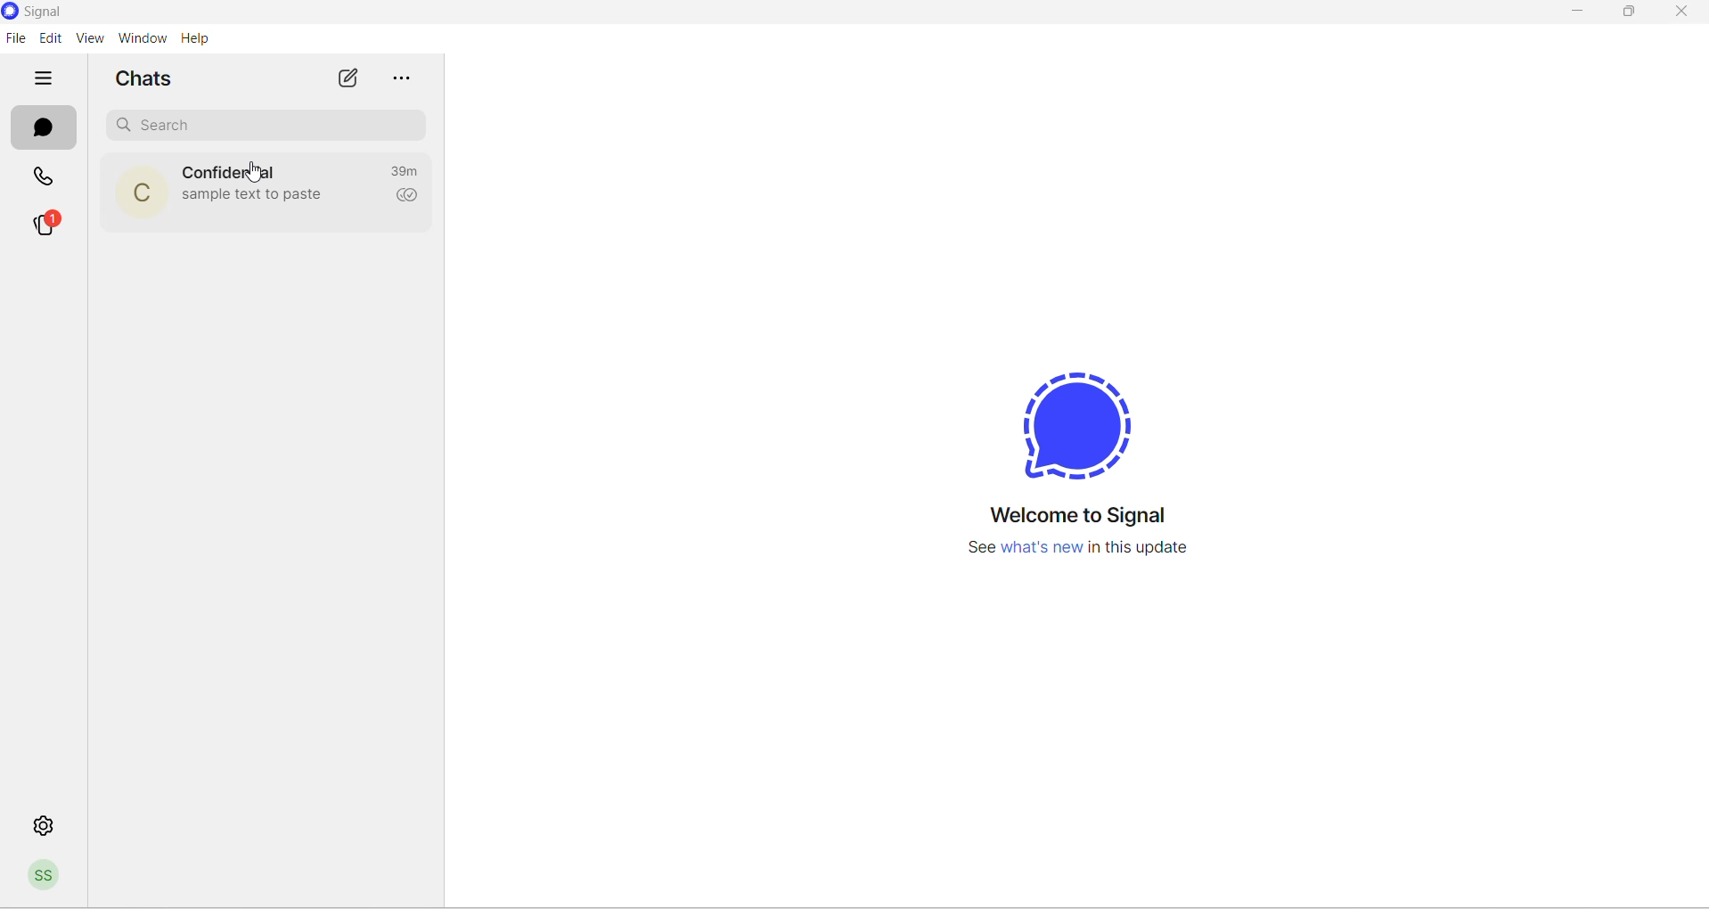 The height and width of the screenshot is (909, 1709). What do you see at coordinates (270, 123) in the screenshot?
I see `search chat` at bounding box center [270, 123].